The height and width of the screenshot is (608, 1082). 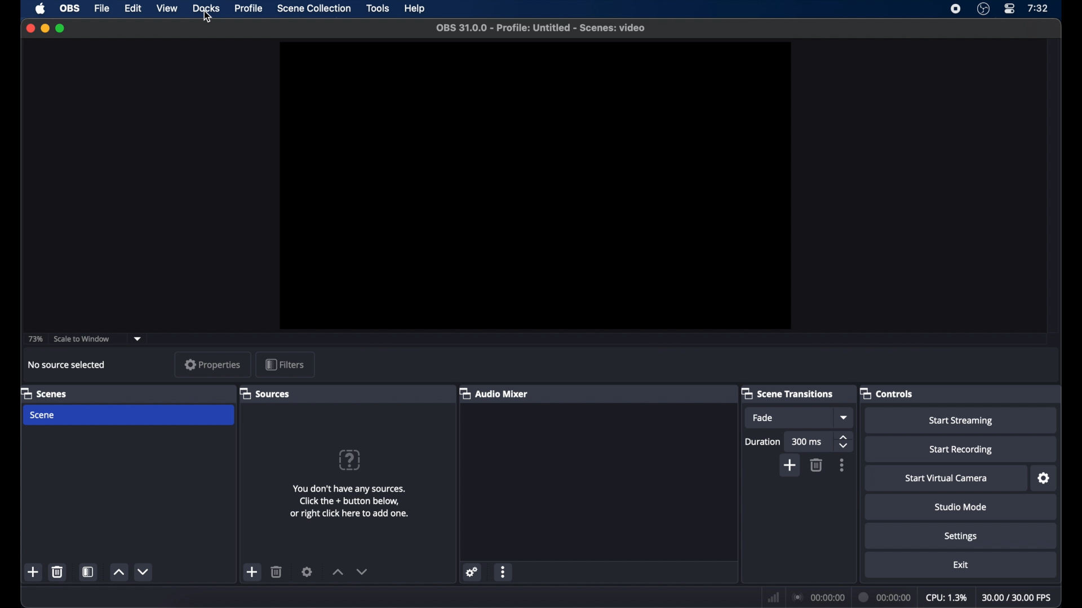 What do you see at coordinates (1018, 597) in the screenshot?
I see `30.00/30.00 FPS` at bounding box center [1018, 597].